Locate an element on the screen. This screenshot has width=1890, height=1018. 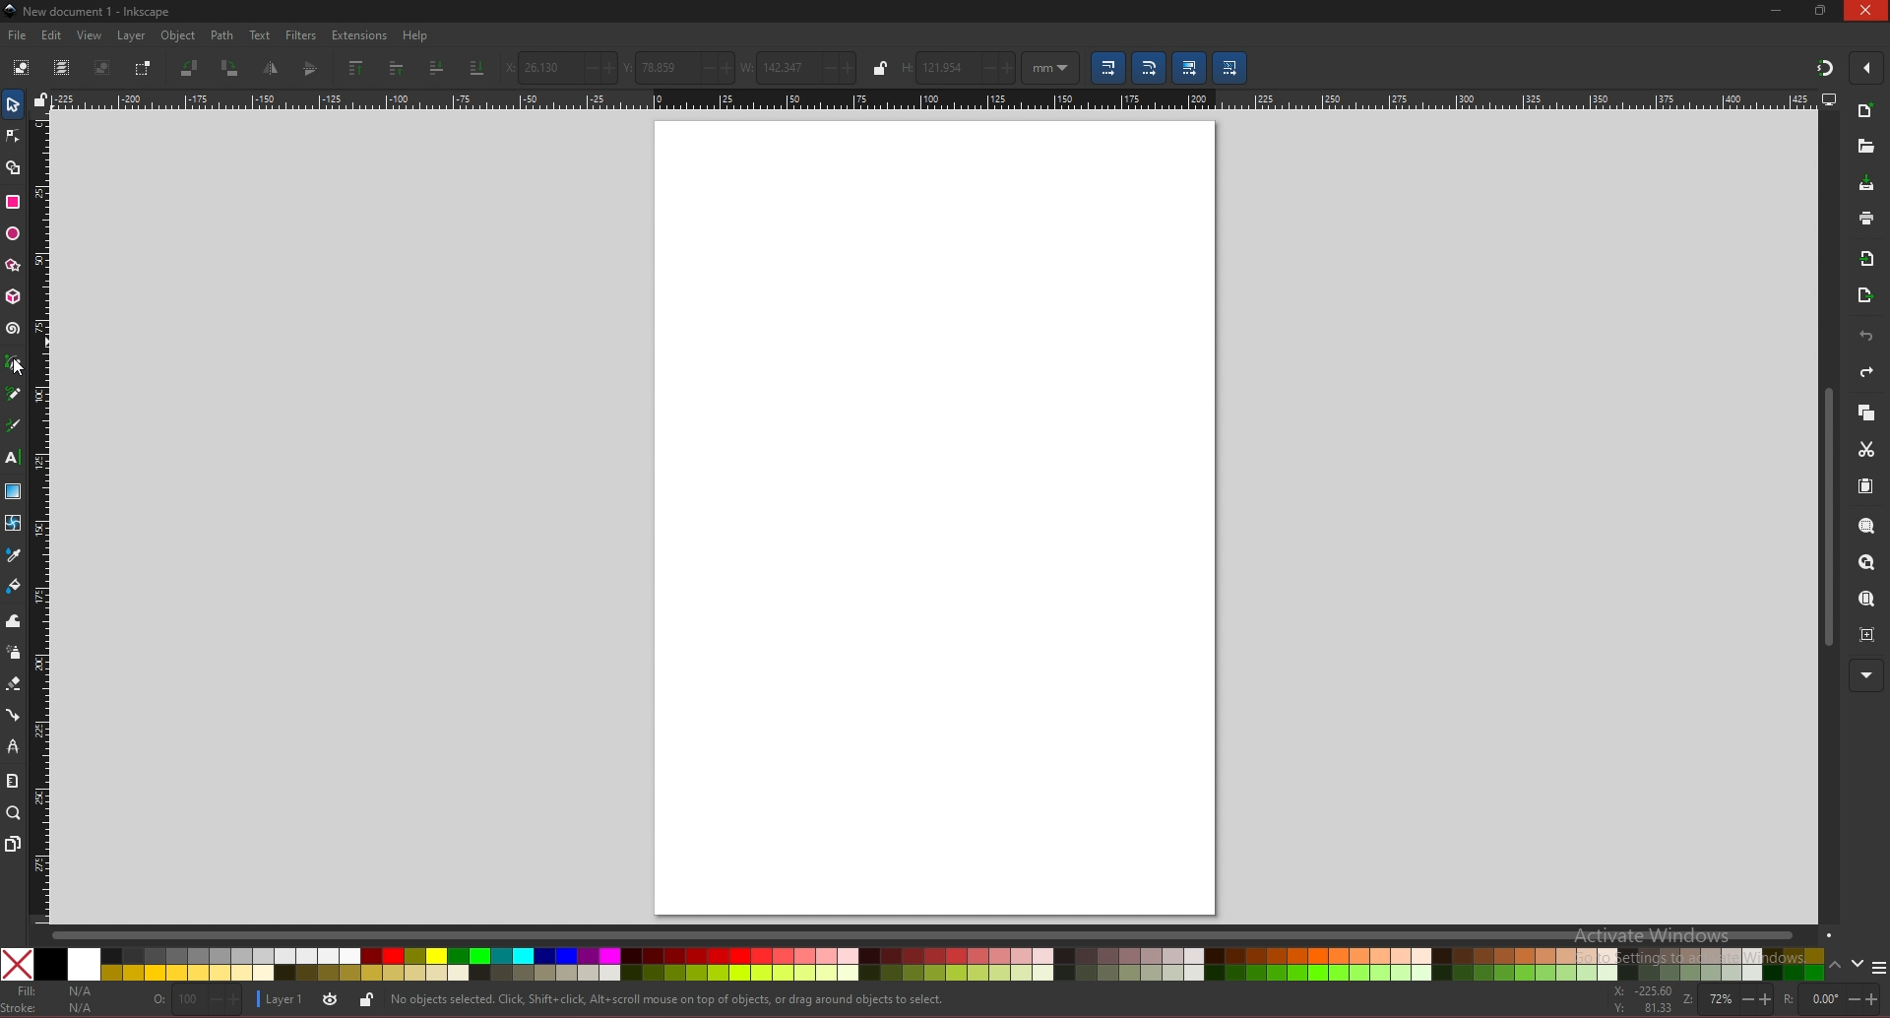
new is located at coordinates (1864, 147).